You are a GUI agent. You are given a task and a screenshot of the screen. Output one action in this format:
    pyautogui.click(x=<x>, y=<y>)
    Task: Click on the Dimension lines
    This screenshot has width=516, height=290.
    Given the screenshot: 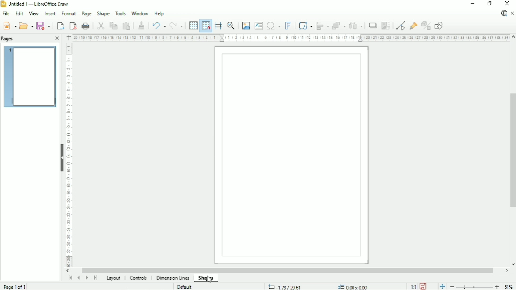 What is the action you would take?
    pyautogui.click(x=173, y=278)
    